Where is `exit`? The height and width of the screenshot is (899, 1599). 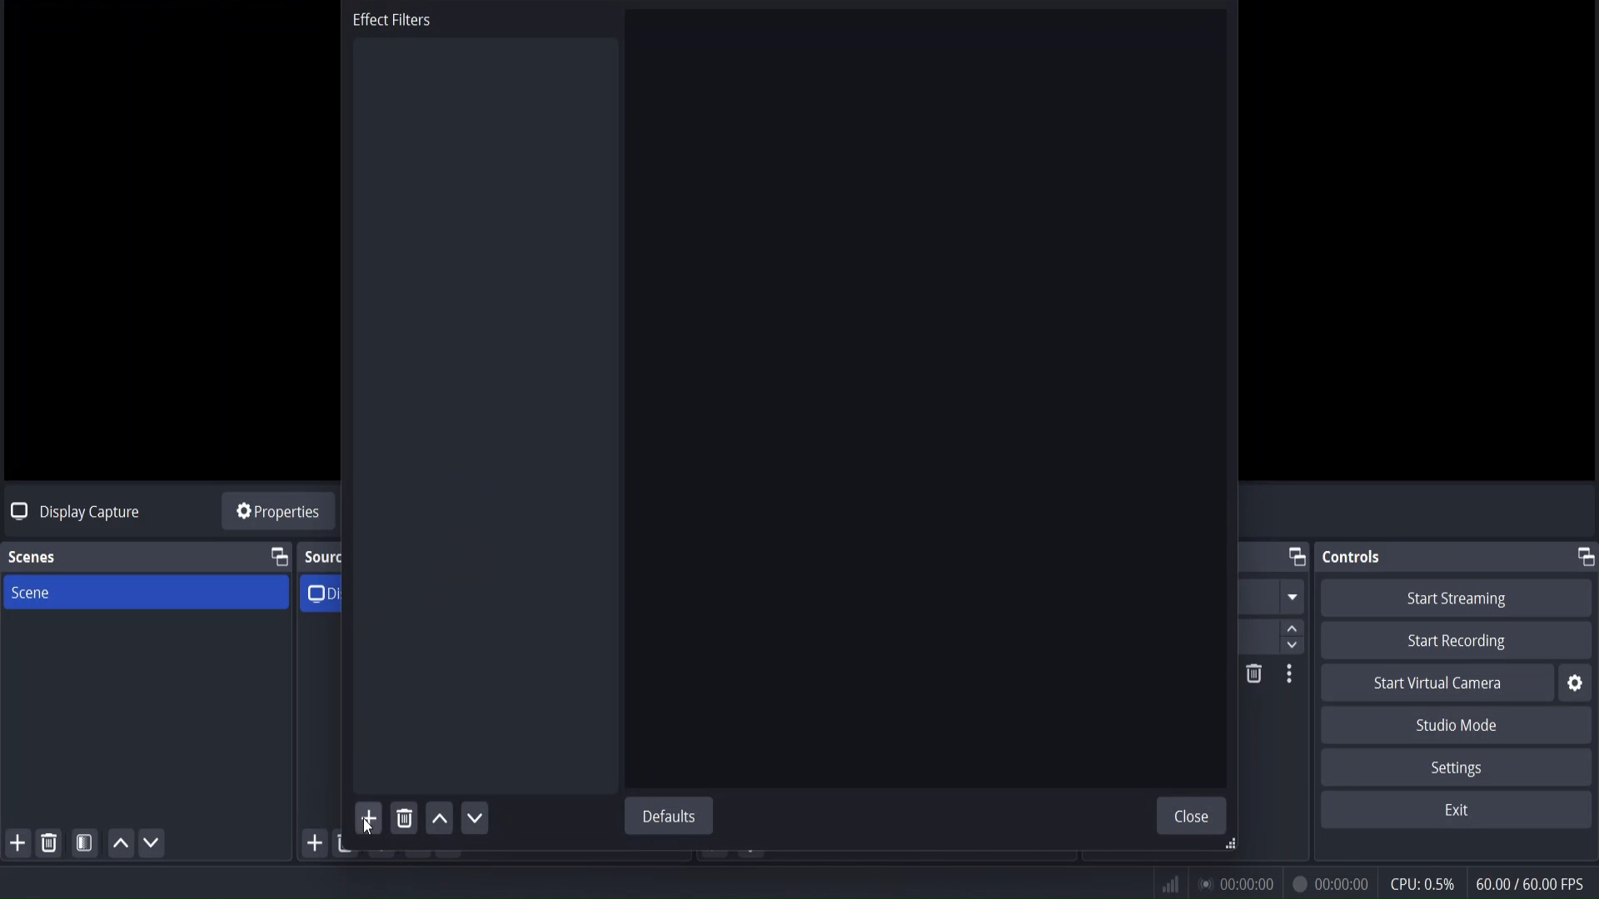
exit is located at coordinates (1457, 811).